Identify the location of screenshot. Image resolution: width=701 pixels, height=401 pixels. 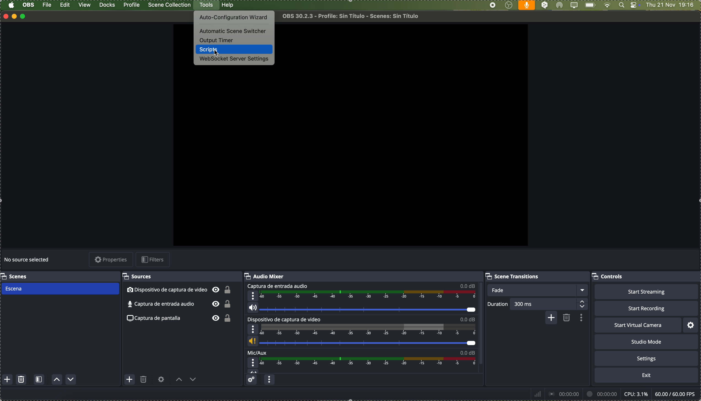
(181, 319).